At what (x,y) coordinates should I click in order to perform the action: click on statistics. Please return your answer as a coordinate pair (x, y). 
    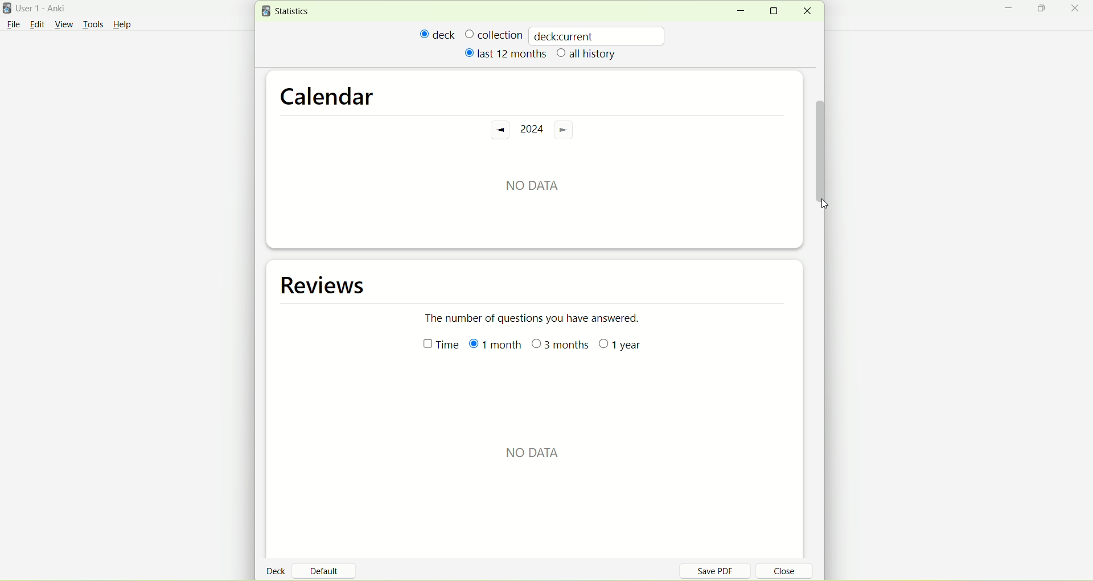
    Looking at the image, I should click on (288, 11).